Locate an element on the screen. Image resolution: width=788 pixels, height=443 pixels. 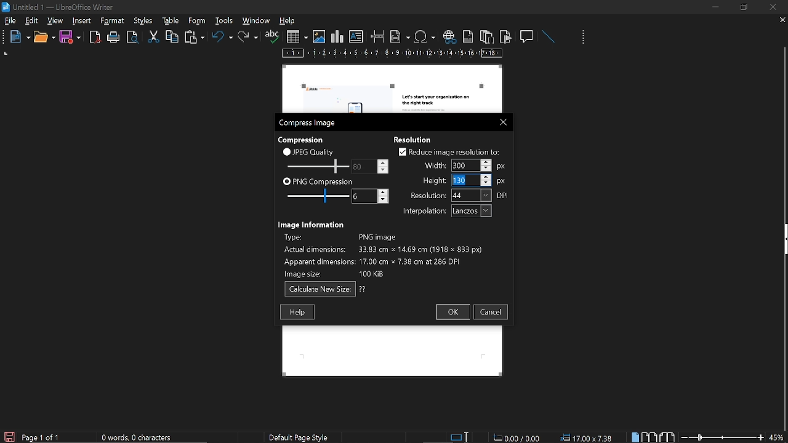
export as pdf is located at coordinates (95, 38).